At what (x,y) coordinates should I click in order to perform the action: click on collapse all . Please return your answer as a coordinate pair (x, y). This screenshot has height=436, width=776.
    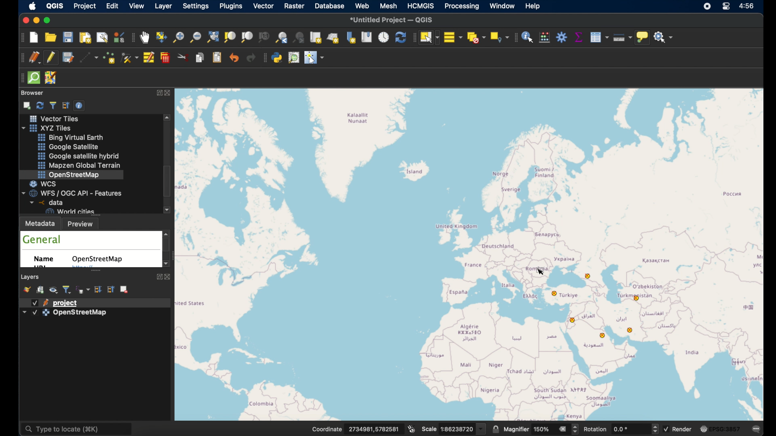
    Looking at the image, I should click on (66, 105).